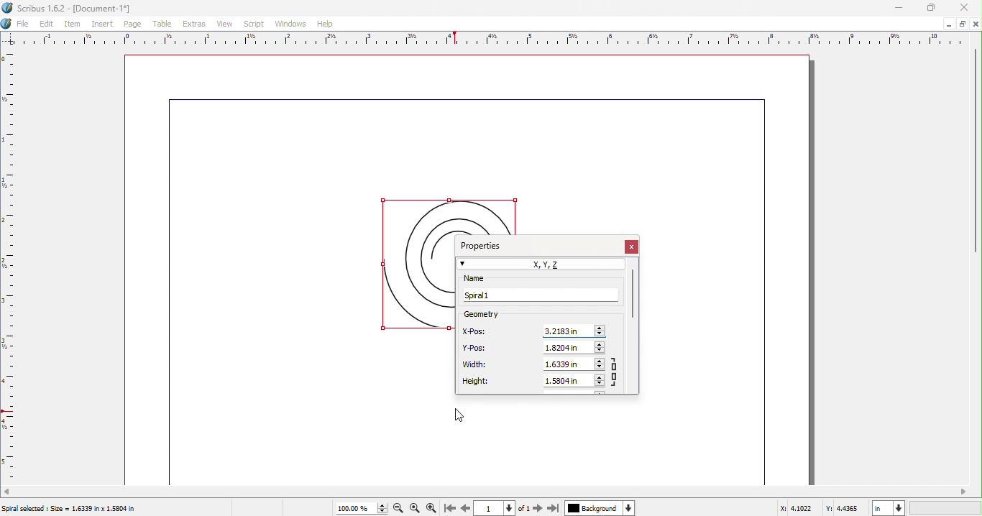 This screenshot has height=516, width=982. What do you see at coordinates (633, 294) in the screenshot?
I see `Scroll ba` at bounding box center [633, 294].